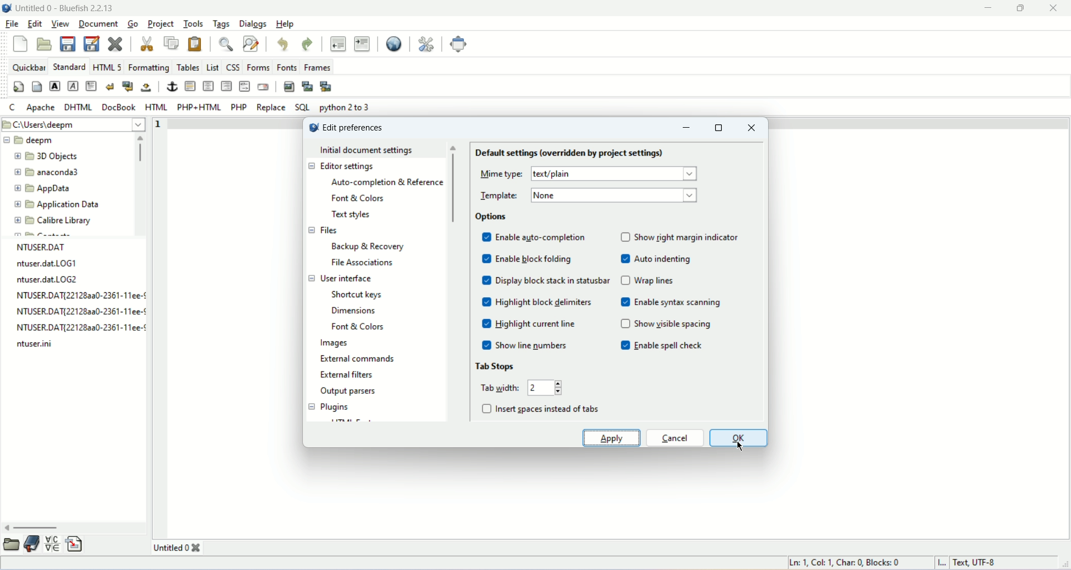 This screenshot has height=570, width=1071. What do you see at coordinates (671, 347) in the screenshot?
I see `enable spell check` at bounding box center [671, 347].